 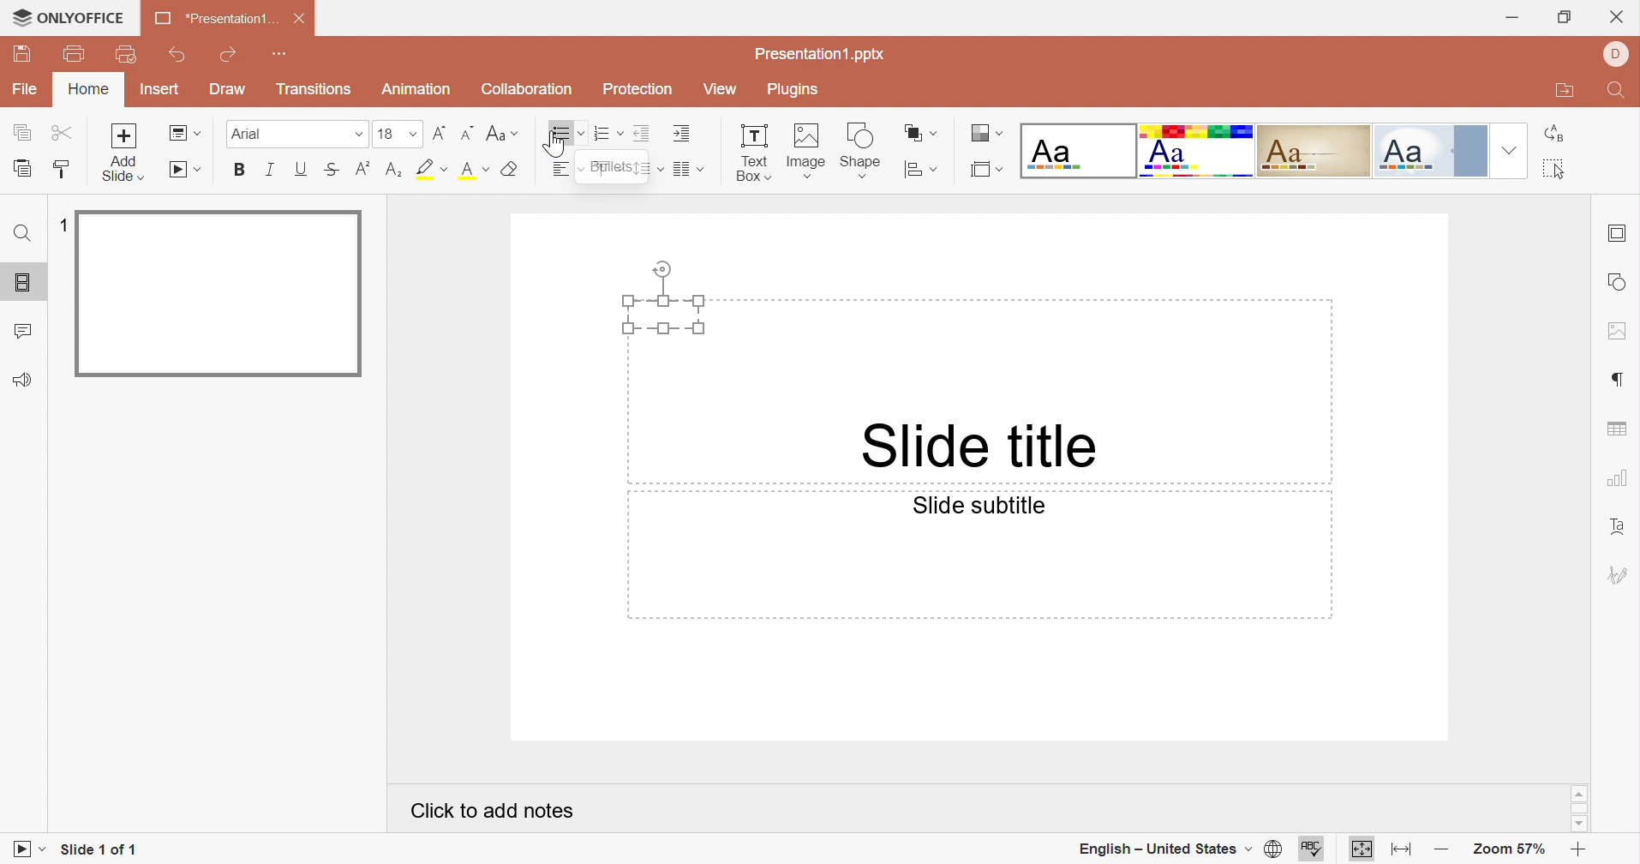 I want to click on Protection, so click(x=641, y=90).